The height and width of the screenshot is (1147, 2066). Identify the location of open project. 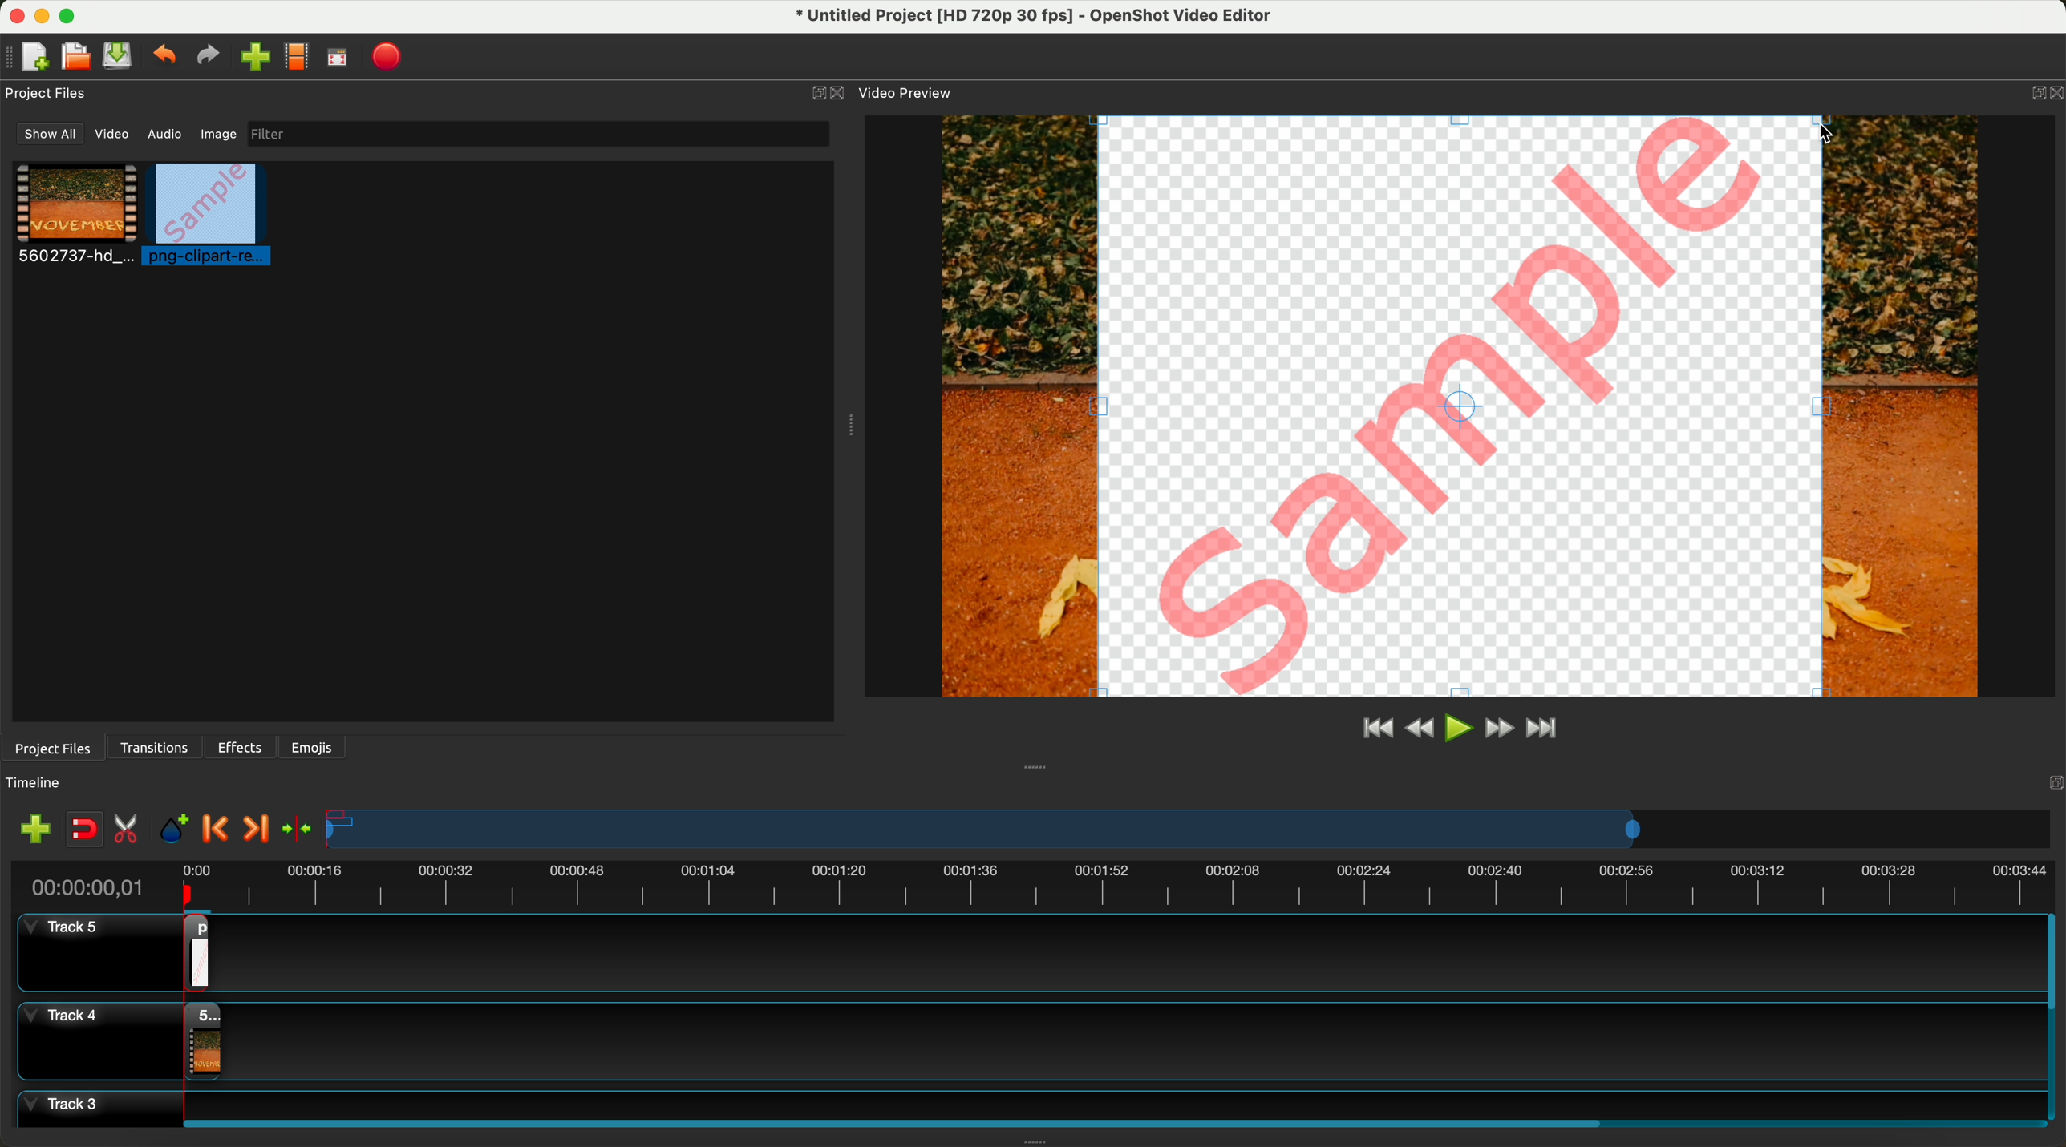
(75, 58).